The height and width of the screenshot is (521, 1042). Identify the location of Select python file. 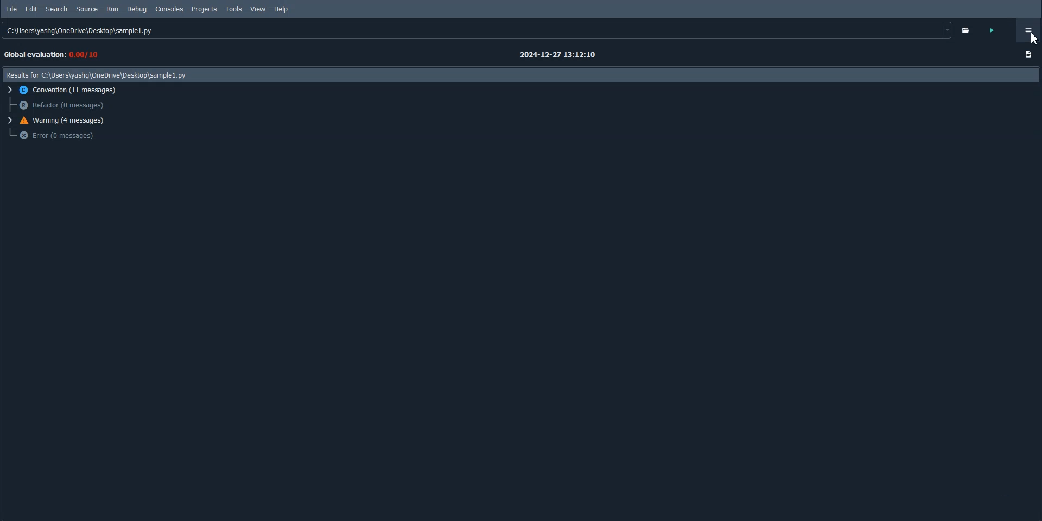
(969, 30).